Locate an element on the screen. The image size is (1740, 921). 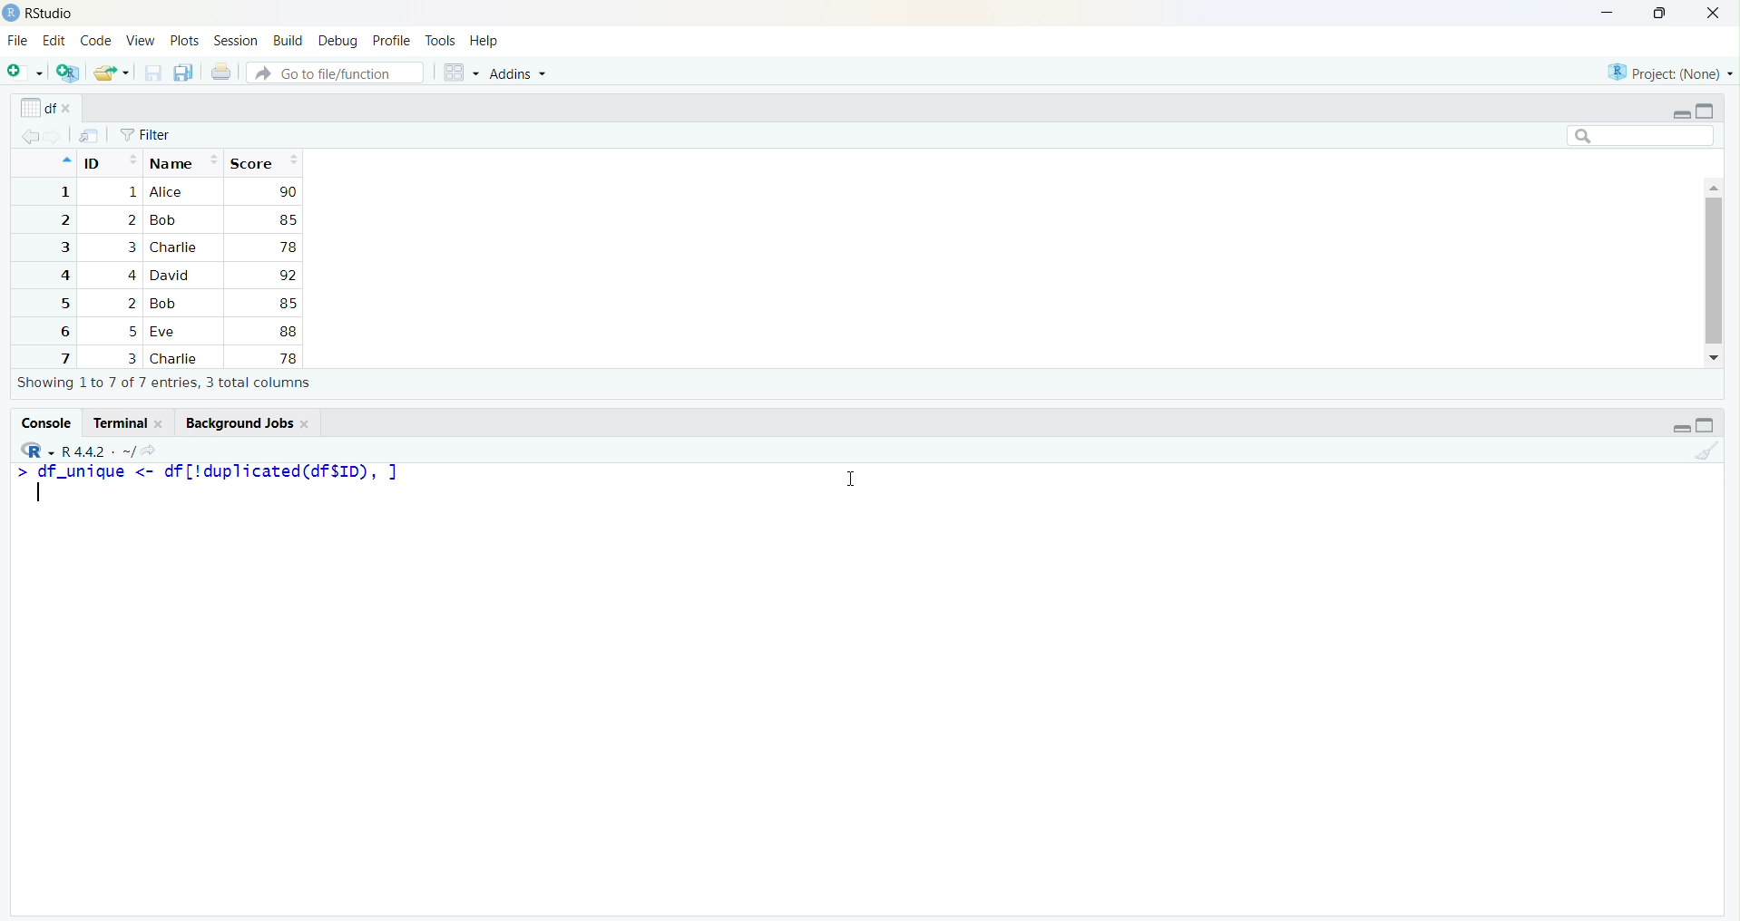
Session is located at coordinates (237, 40).